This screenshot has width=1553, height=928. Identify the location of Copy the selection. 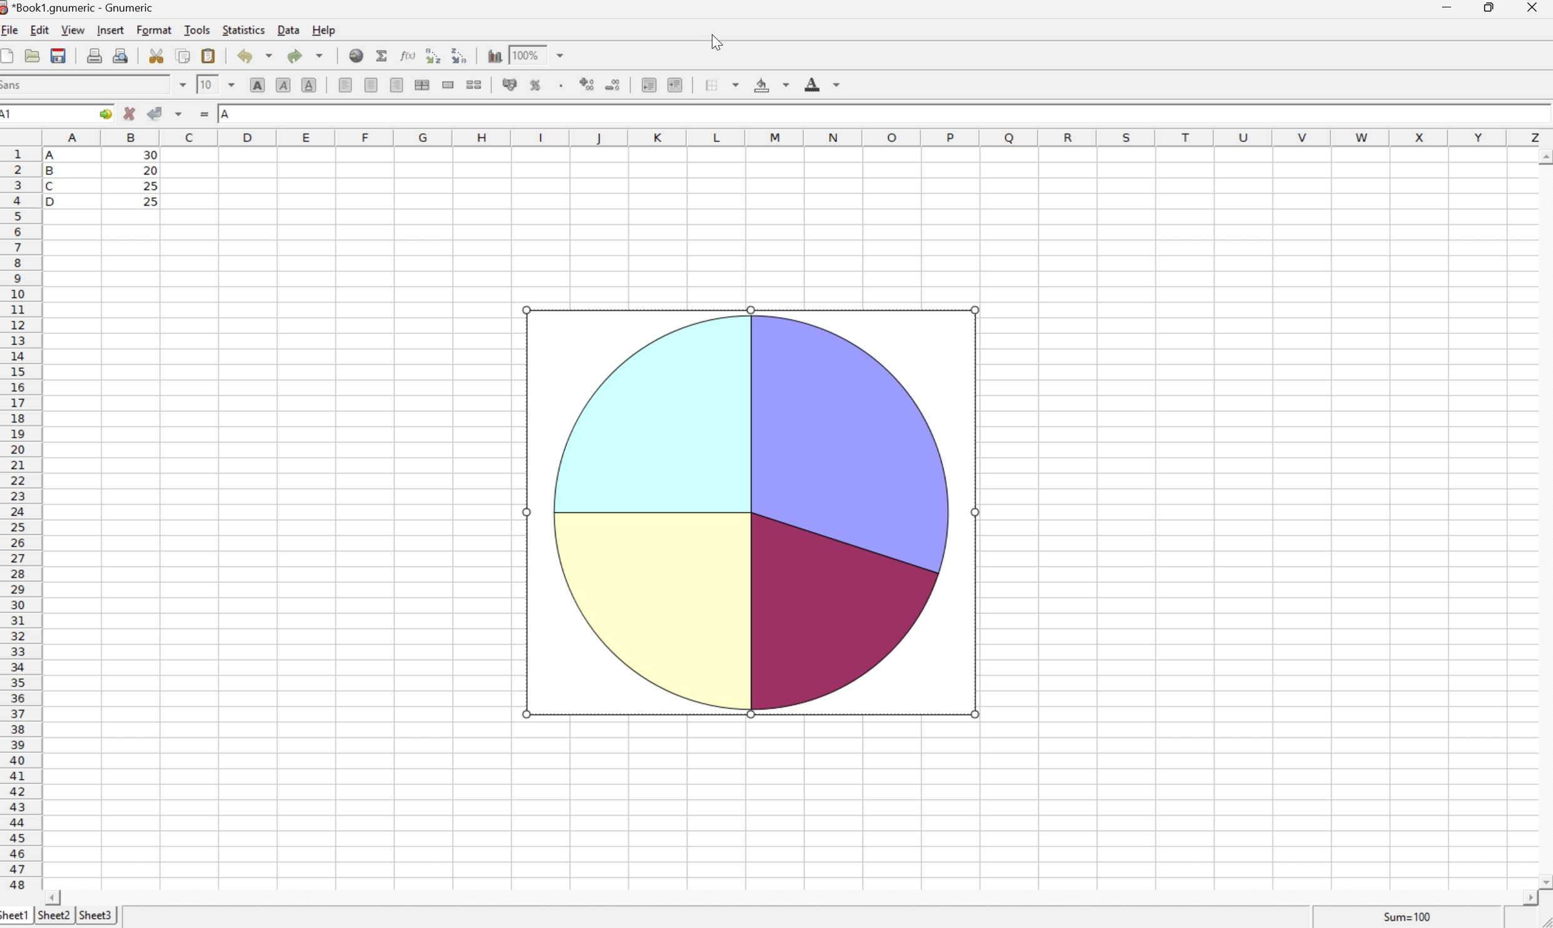
(183, 57).